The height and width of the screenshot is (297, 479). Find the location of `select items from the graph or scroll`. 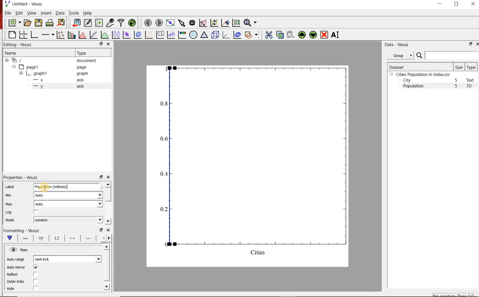

select items from the graph or scroll is located at coordinates (181, 22).